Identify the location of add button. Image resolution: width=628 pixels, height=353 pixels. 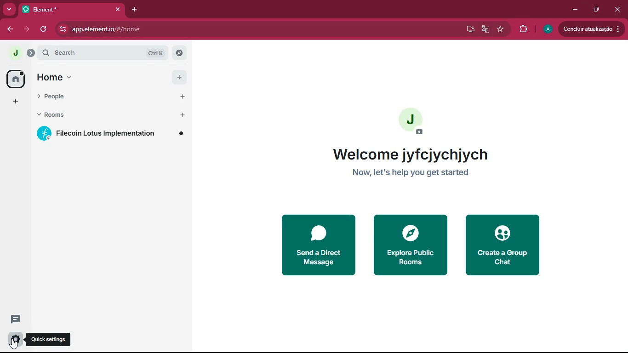
(179, 76).